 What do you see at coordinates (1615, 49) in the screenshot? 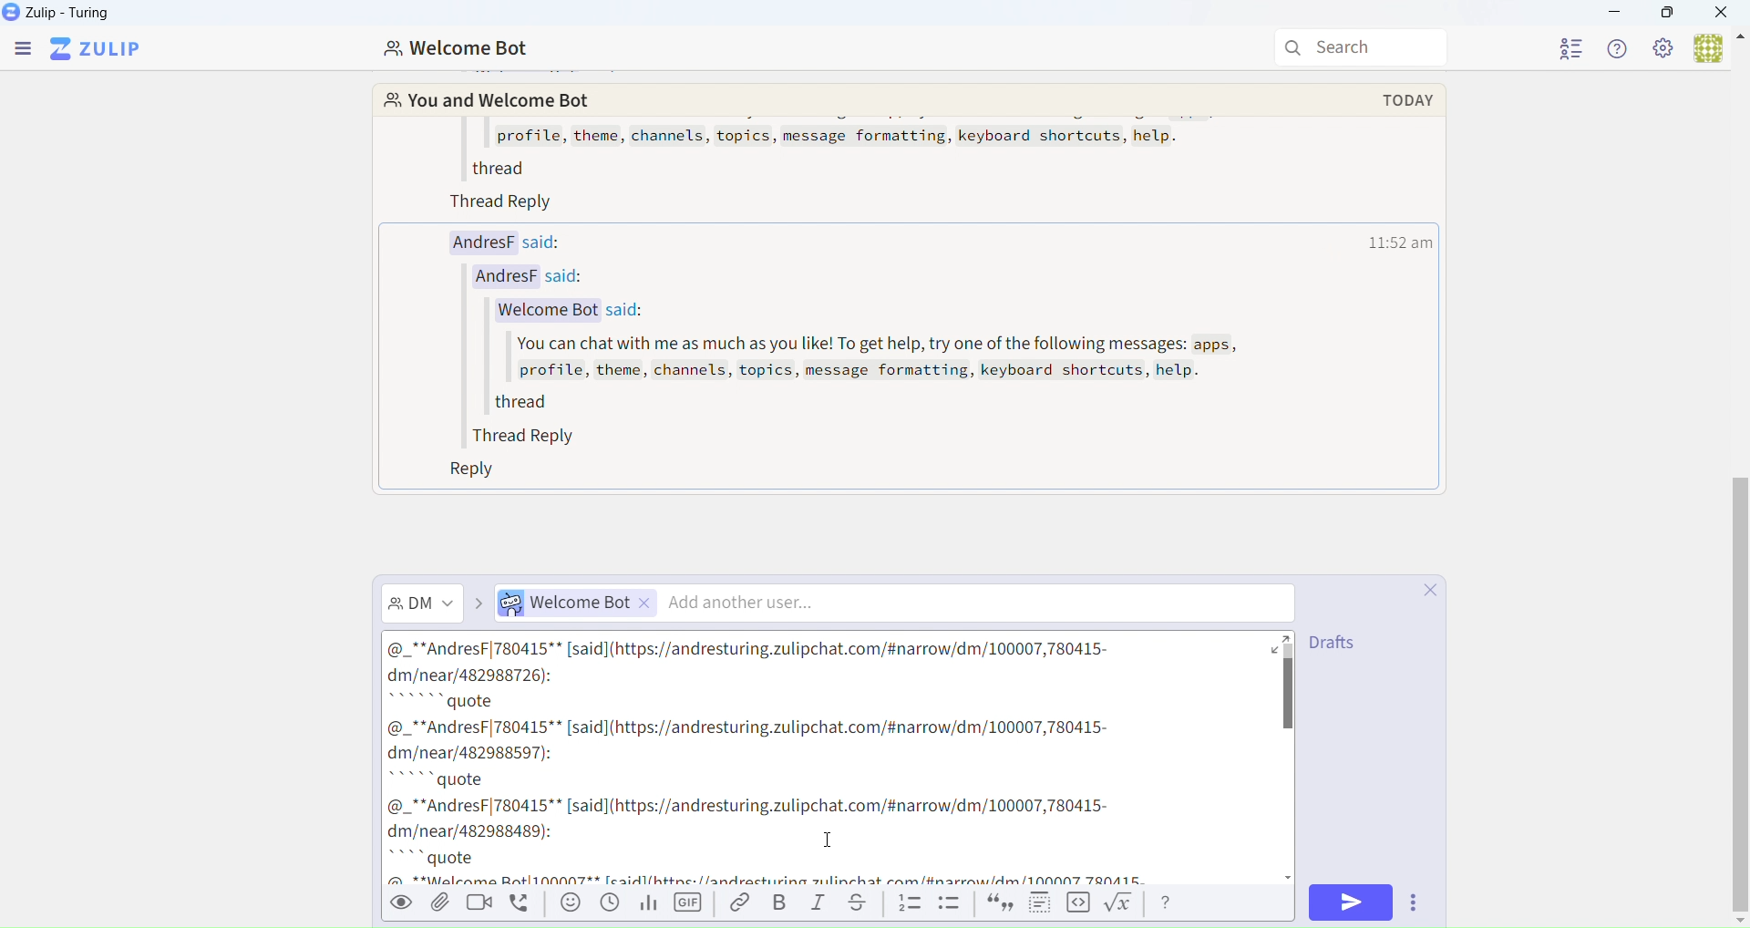
I see `Help` at bounding box center [1615, 49].